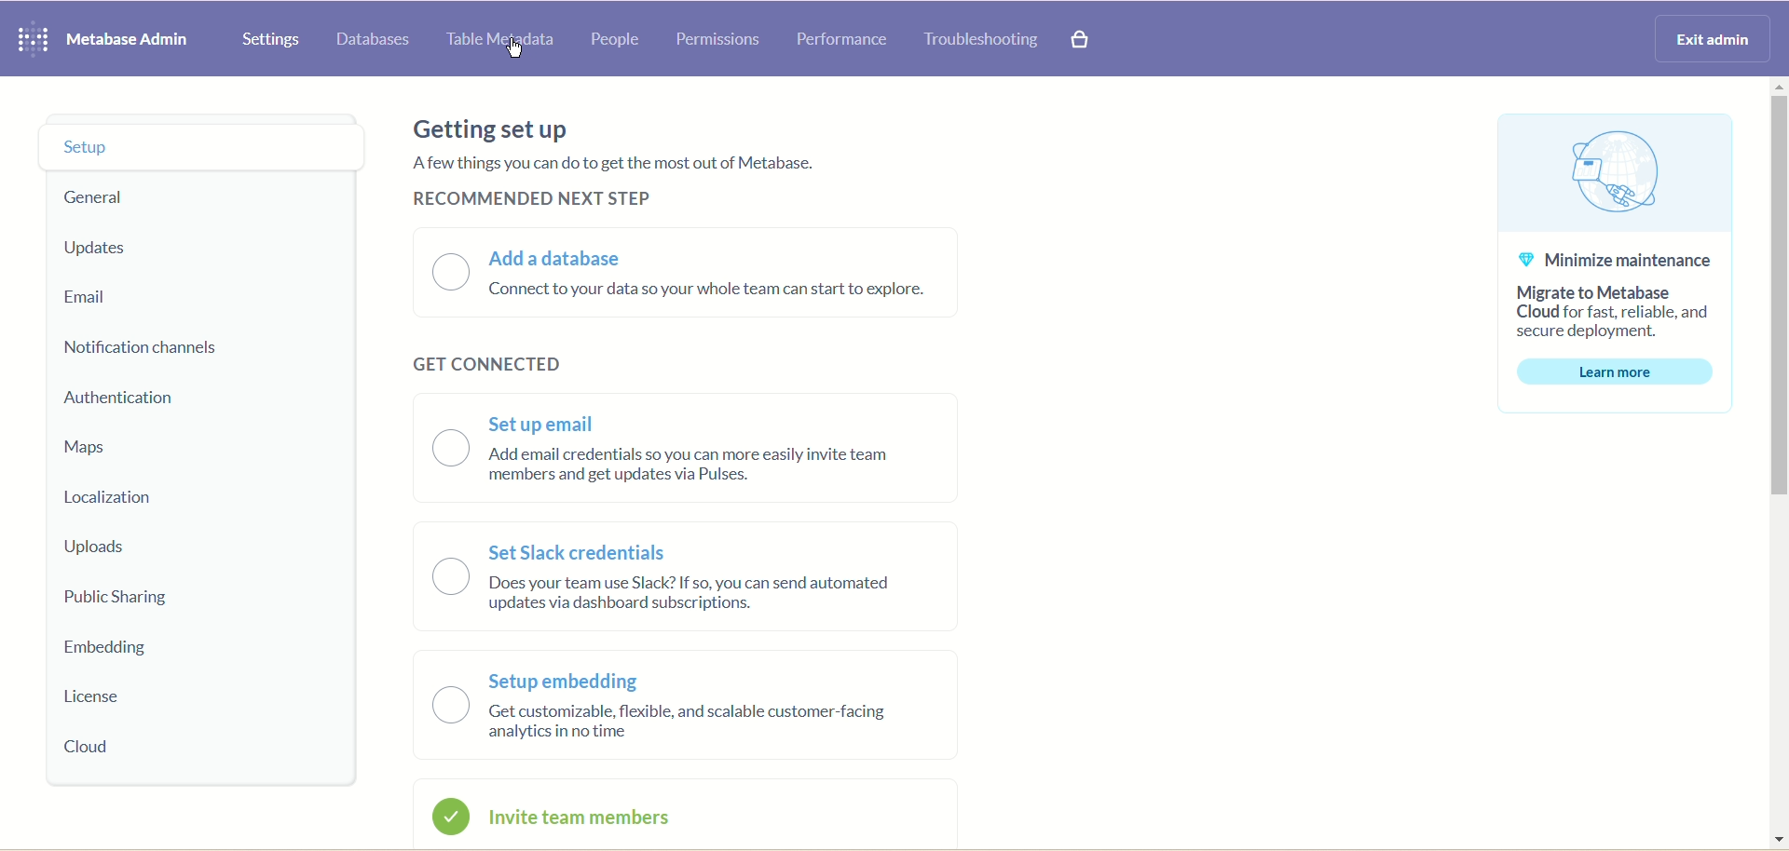 The height and width of the screenshot is (851, 1789). I want to click on Performance, so click(845, 45).